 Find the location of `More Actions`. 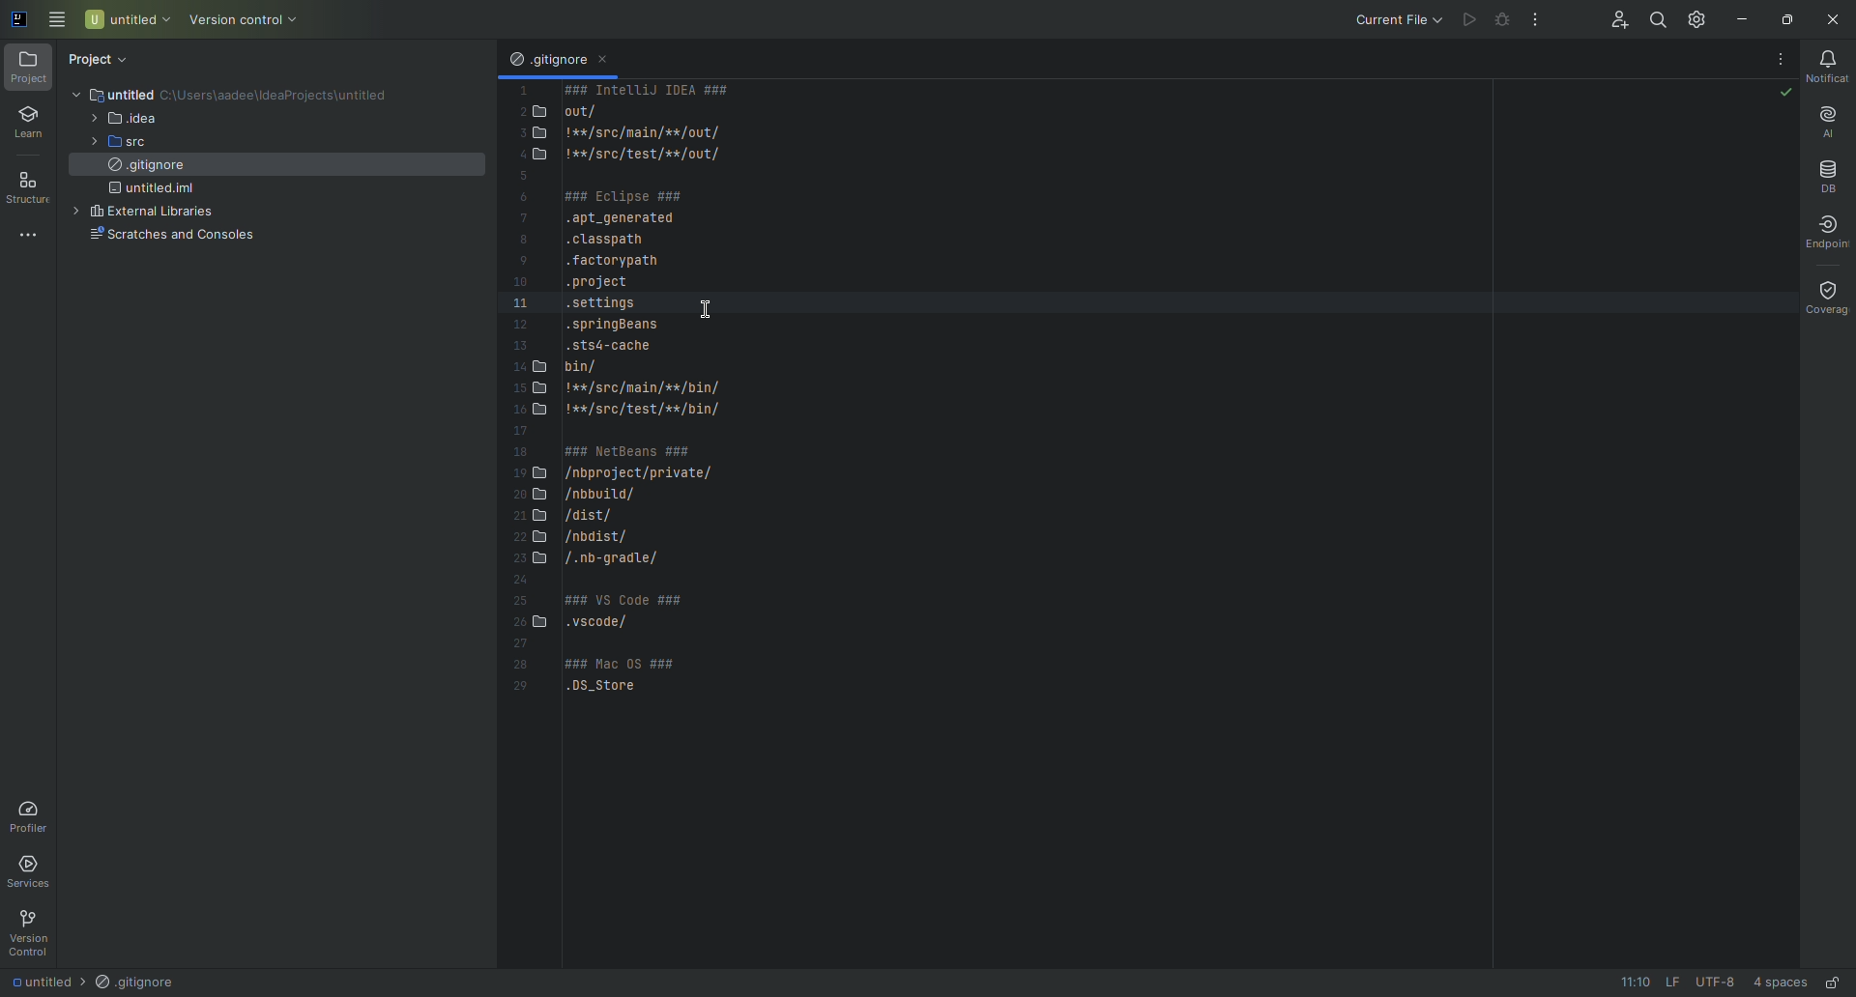

More Actions is located at coordinates (1781, 58).